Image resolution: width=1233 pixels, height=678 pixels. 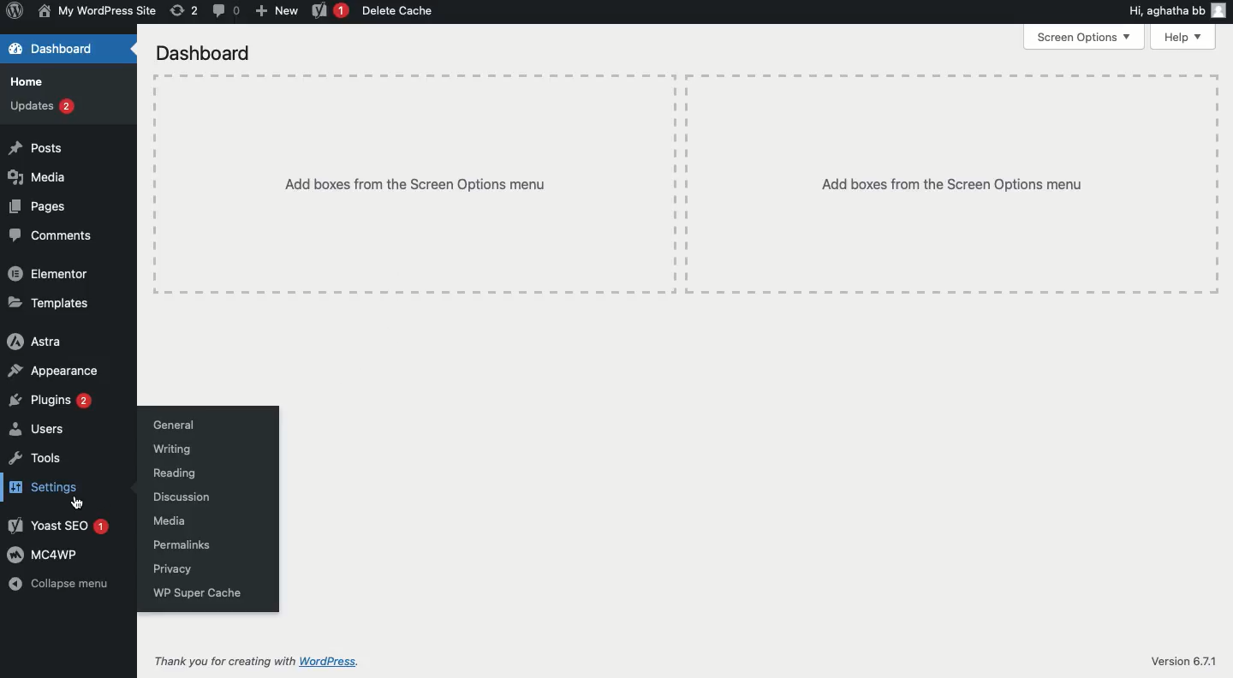 What do you see at coordinates (42, 485) in the screenshot?
I see `Settings` at bounding box center [42, 485].